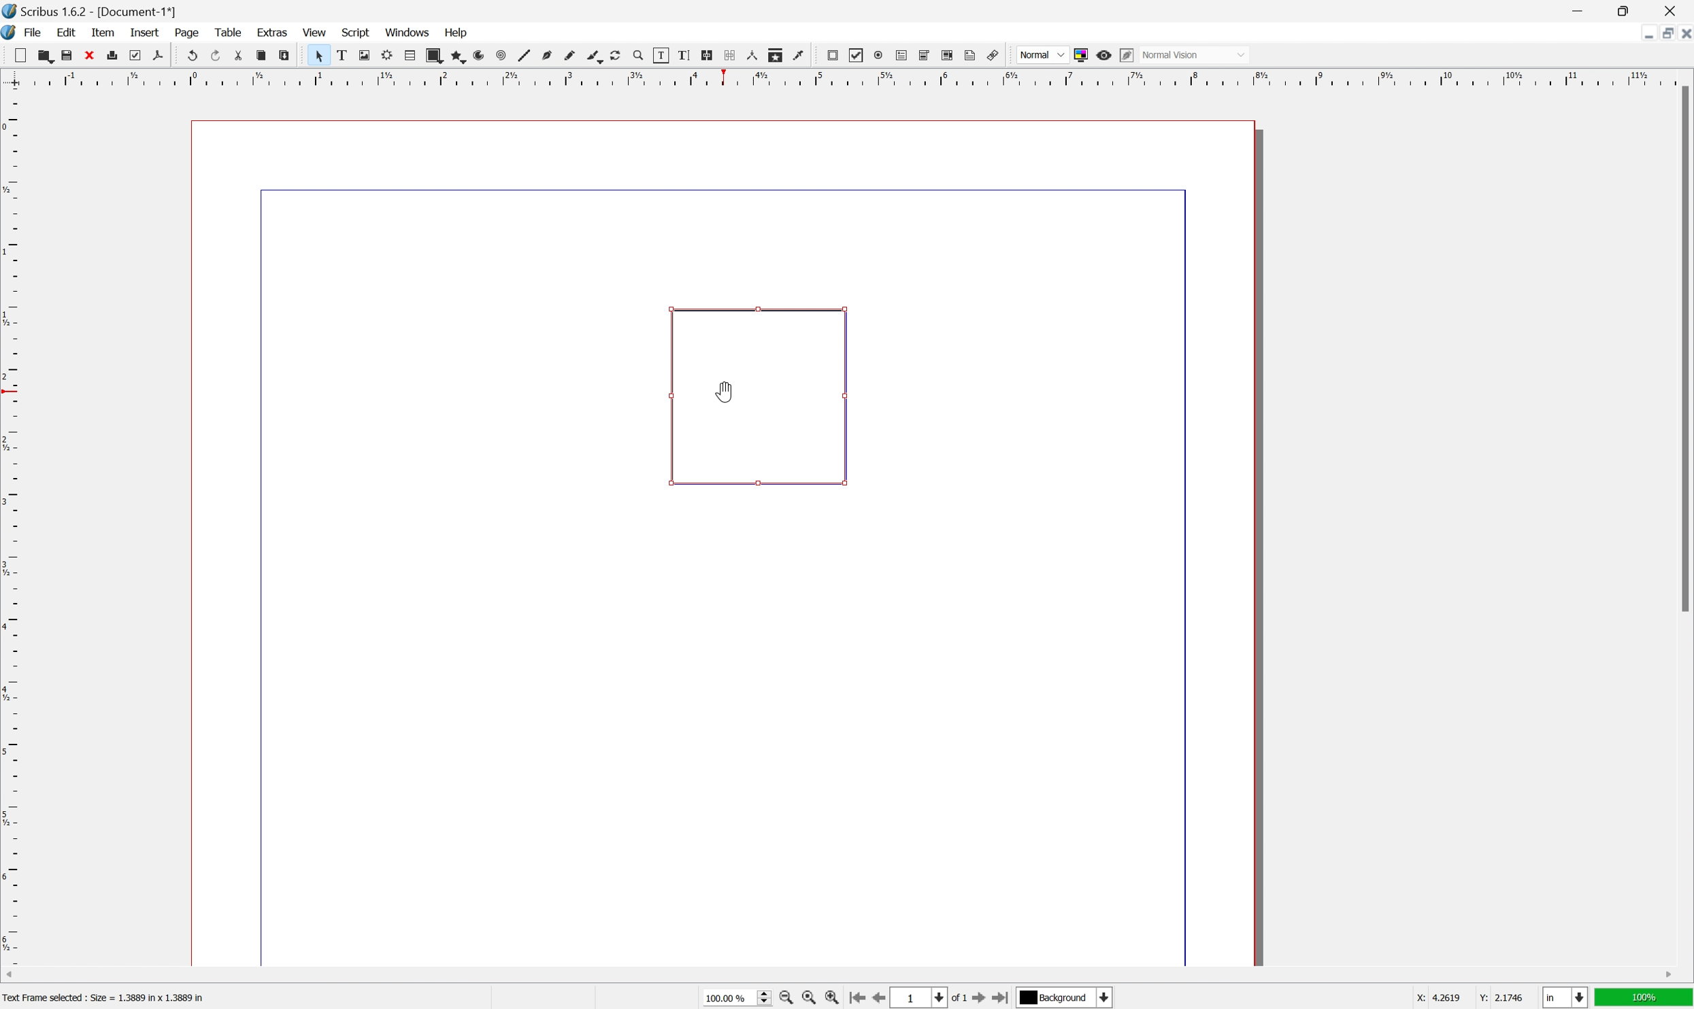 This screenshot has width=1694, height=1009. Describe the element at coordinates (758, 397) in the screenshot. I see `link annotation` at that location.